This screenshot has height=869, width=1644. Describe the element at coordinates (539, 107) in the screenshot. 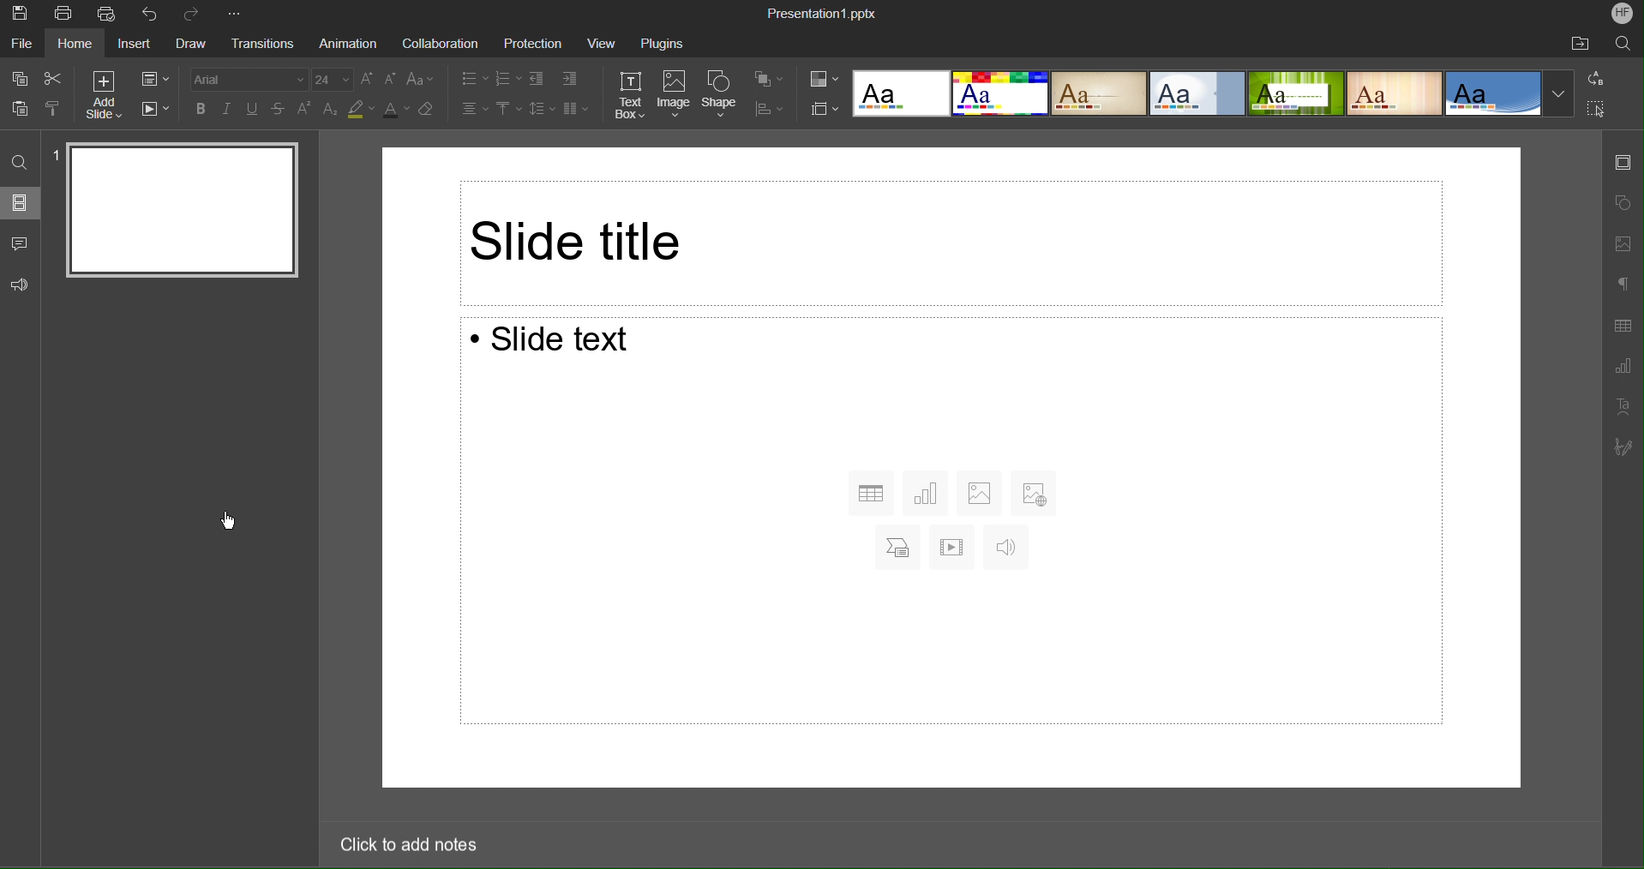

I see `Line Spacing` at that location.